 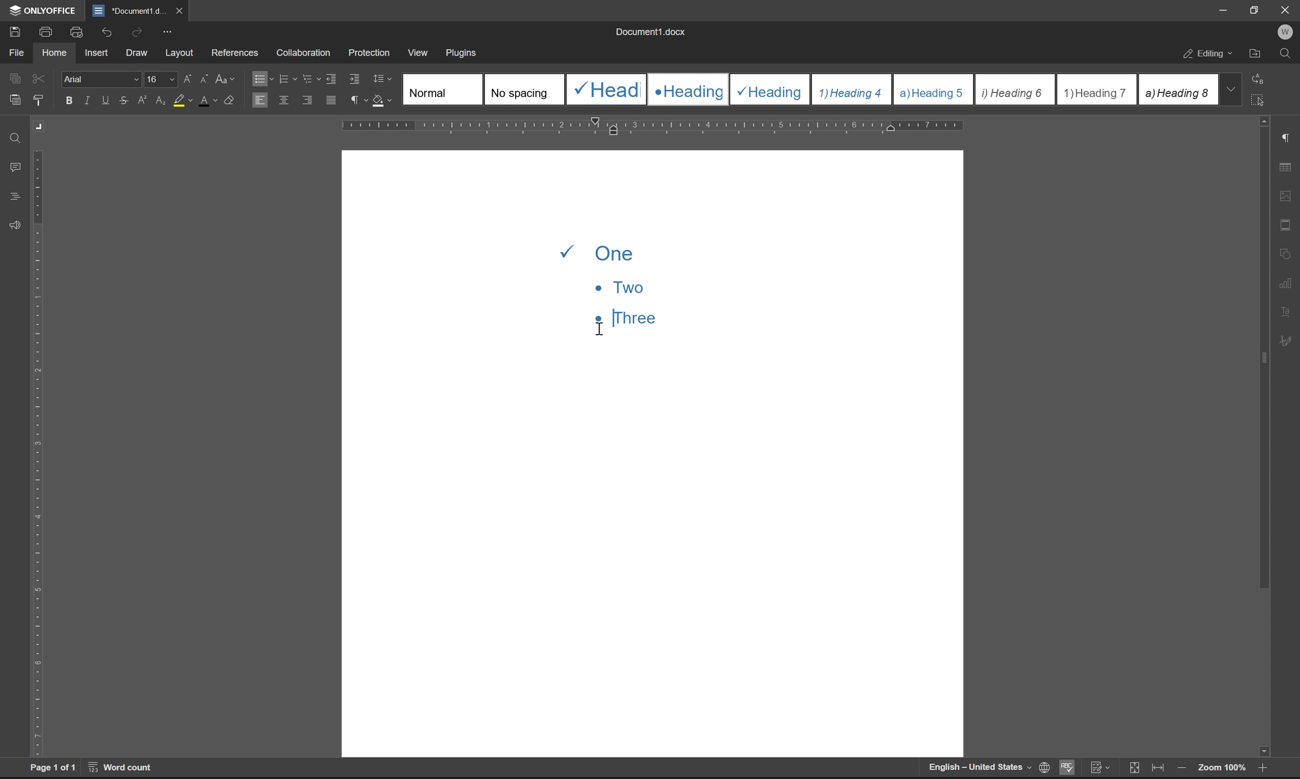 I want to click on image settings, so click(x=1285, y=193).